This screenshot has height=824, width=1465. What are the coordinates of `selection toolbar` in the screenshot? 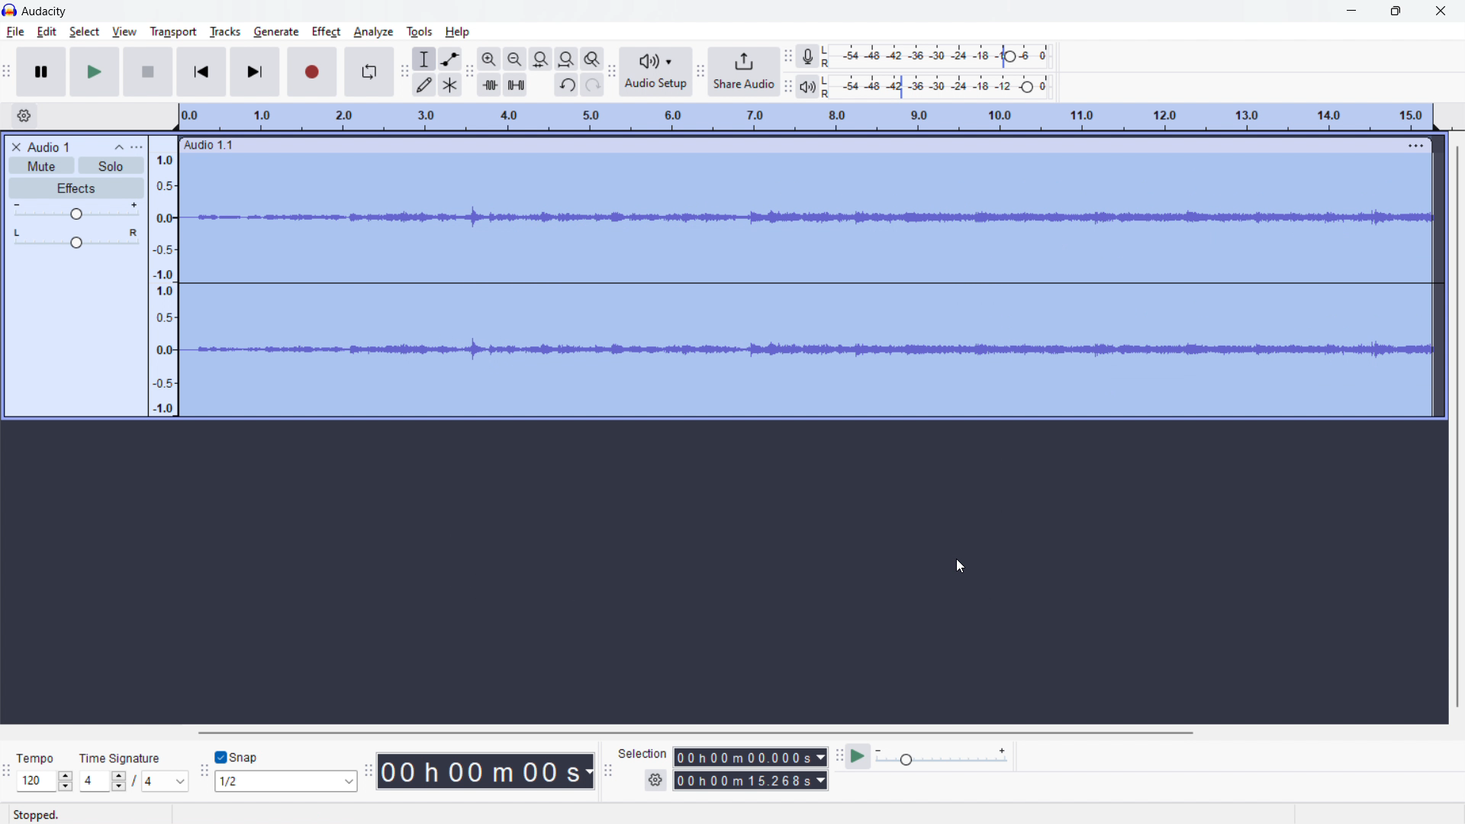 It's located at (608, 771).